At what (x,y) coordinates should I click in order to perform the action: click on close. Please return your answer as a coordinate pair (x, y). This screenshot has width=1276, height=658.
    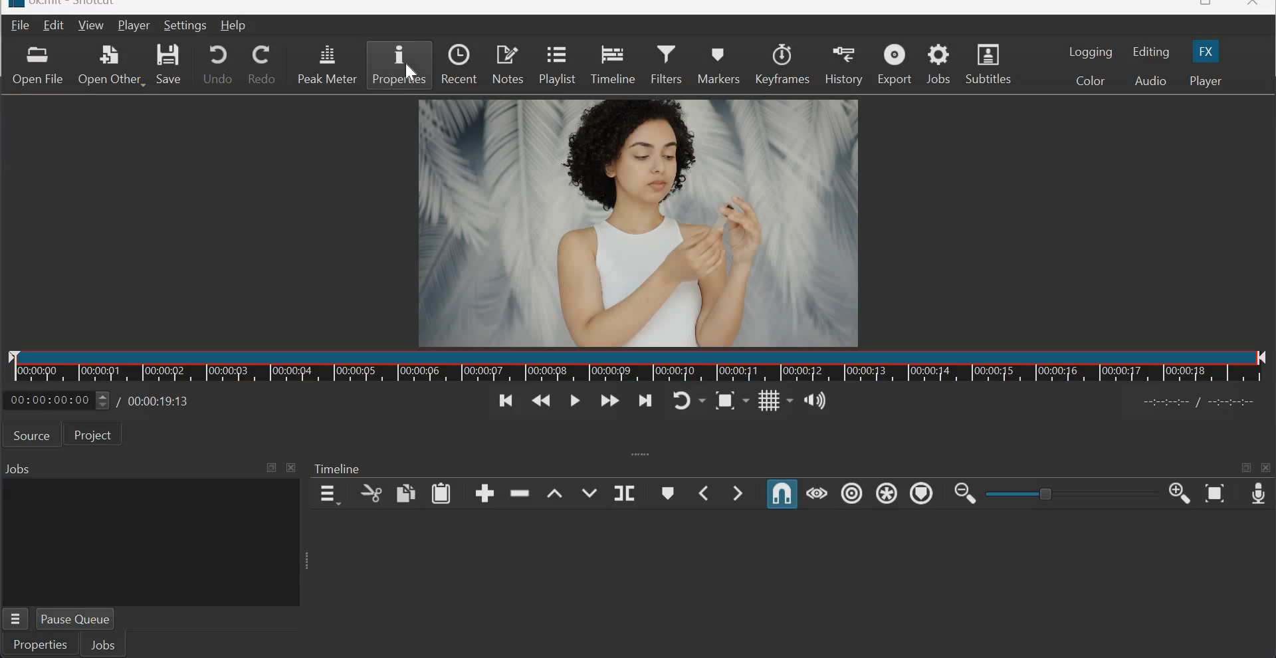
    Looking at the image, I should click on (1267, 468).